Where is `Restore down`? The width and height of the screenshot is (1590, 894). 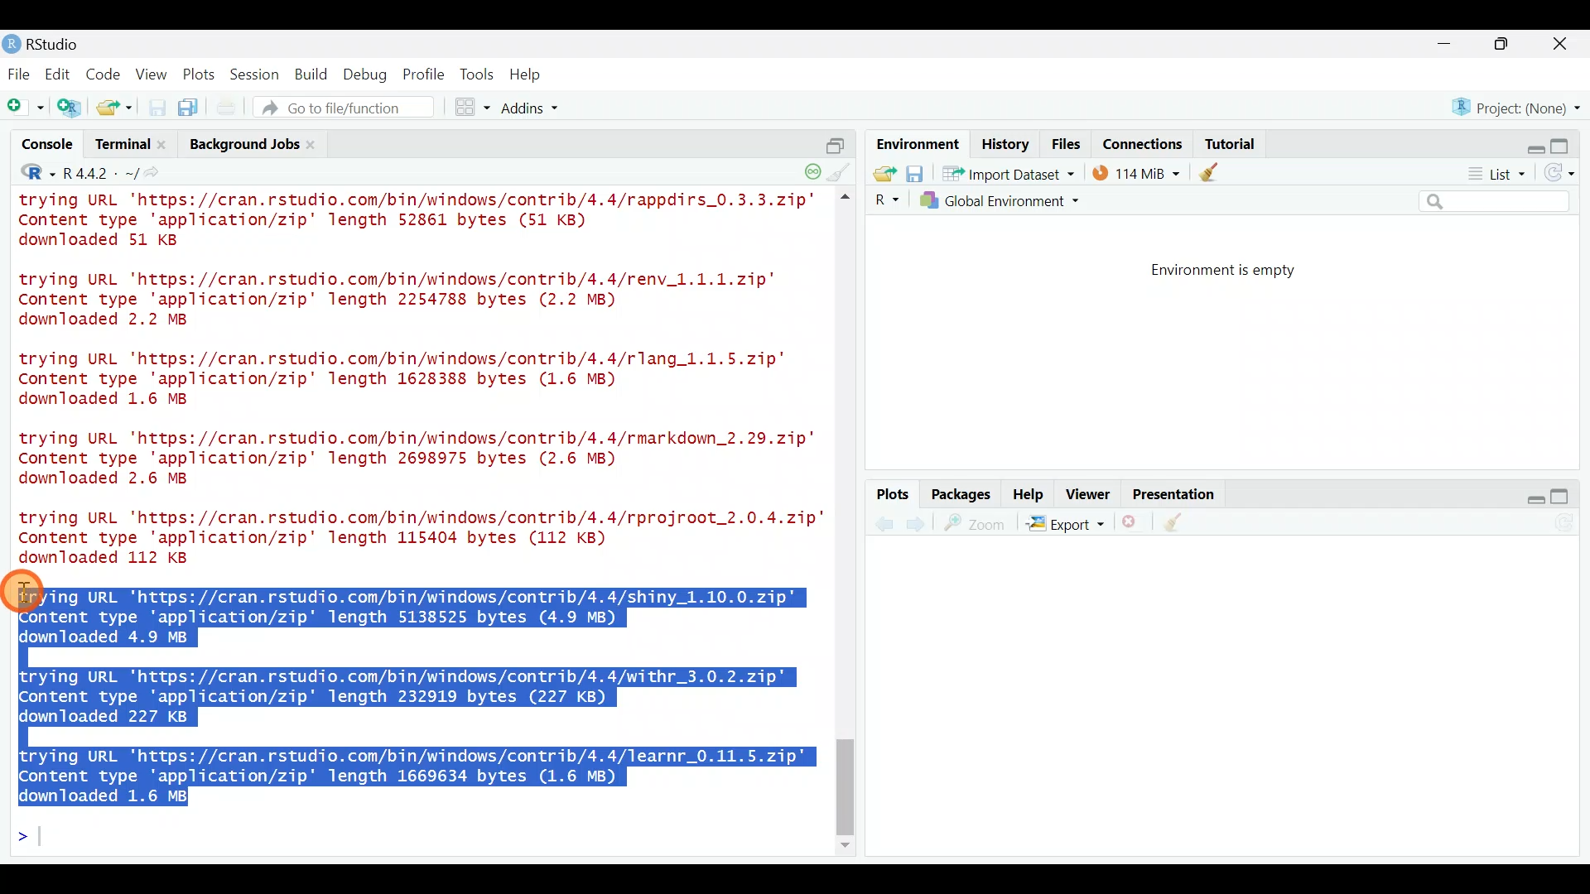
Restore down is located at coordinates (1527, 497).